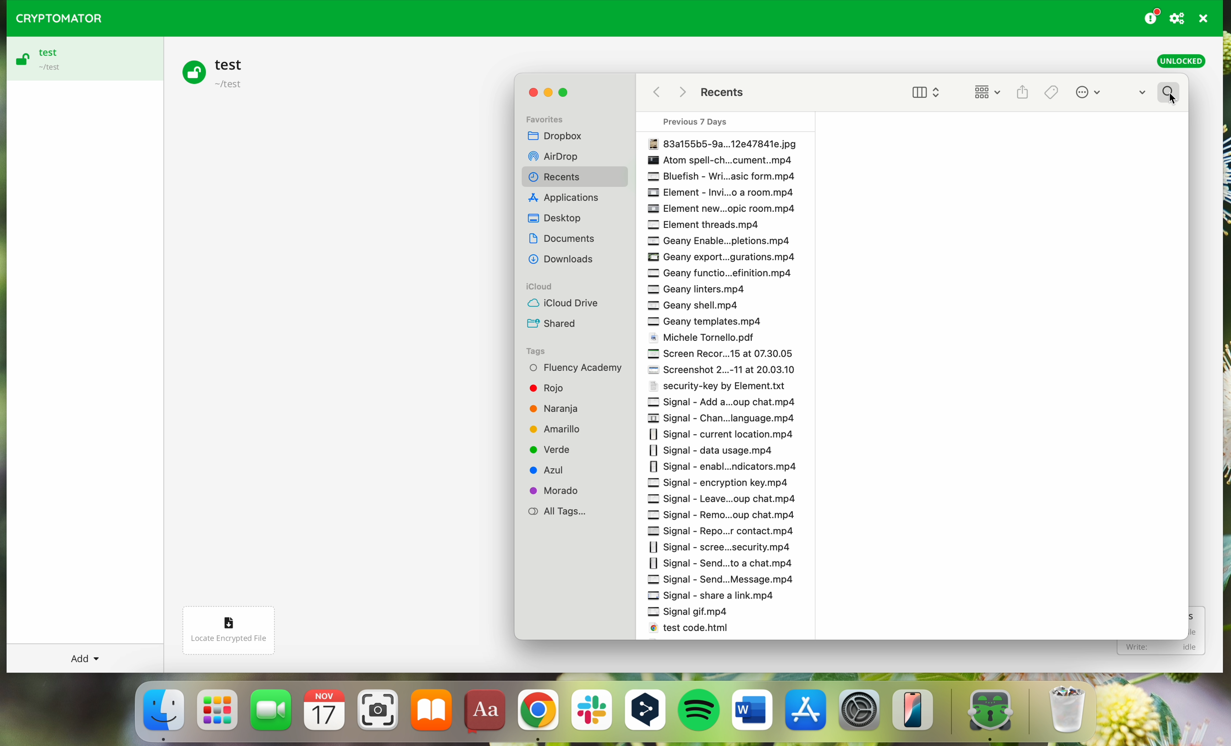  Describe the element at coordinates (807, 714) in the screenshot. I see `Appstore` at that location.